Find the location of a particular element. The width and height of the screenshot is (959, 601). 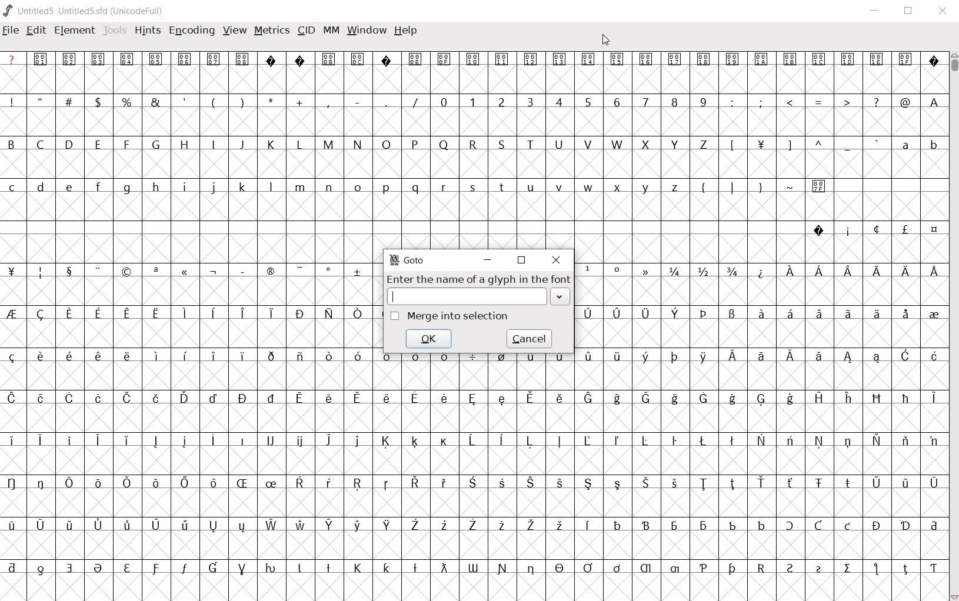

1/2 is located at coordinates (702, 270).